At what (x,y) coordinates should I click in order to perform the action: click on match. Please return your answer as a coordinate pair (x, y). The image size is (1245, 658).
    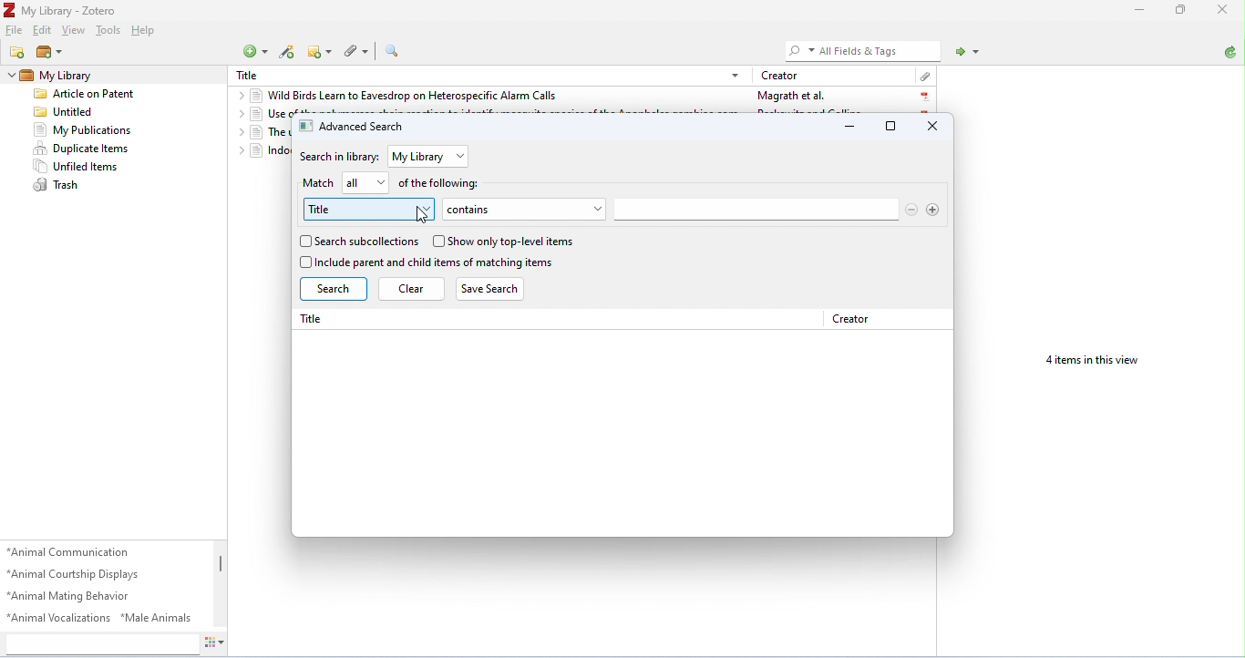
    Looking at the image, I should click on (321, 183).